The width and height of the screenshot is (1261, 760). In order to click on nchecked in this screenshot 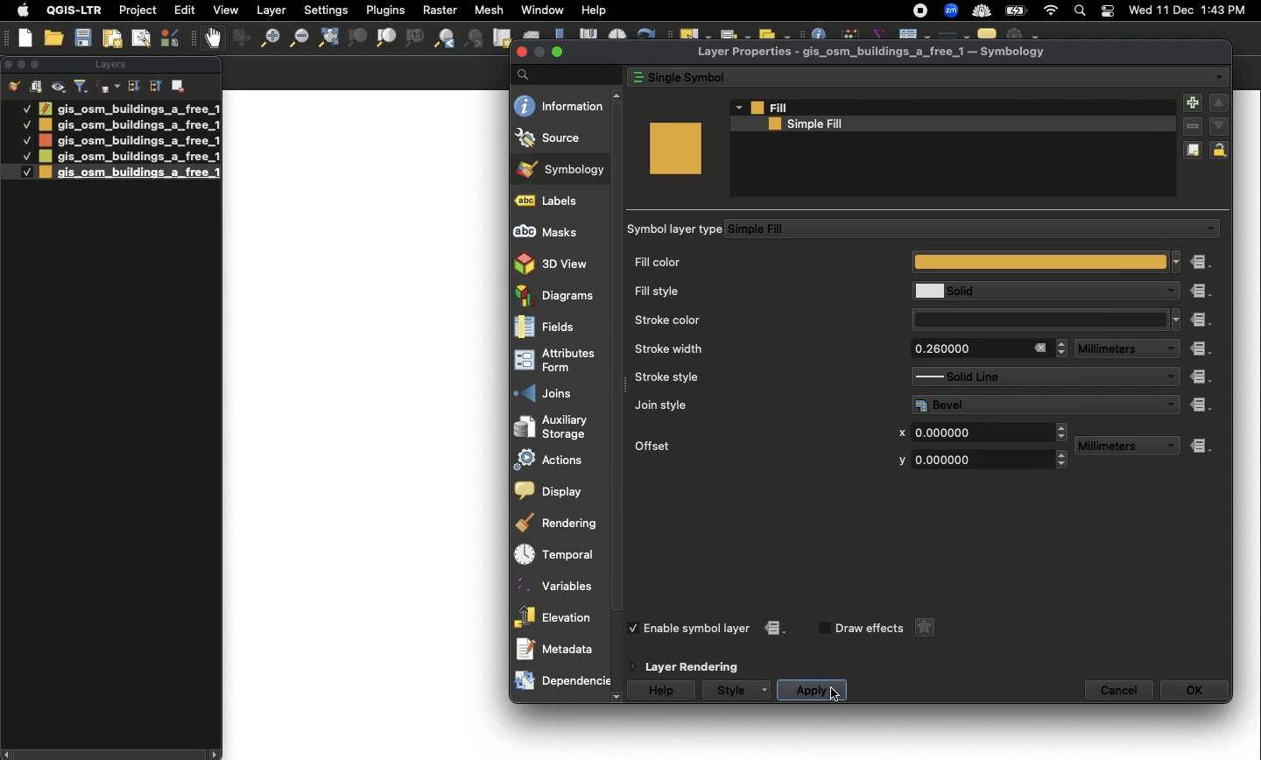, I will do `click(822, 629)`.